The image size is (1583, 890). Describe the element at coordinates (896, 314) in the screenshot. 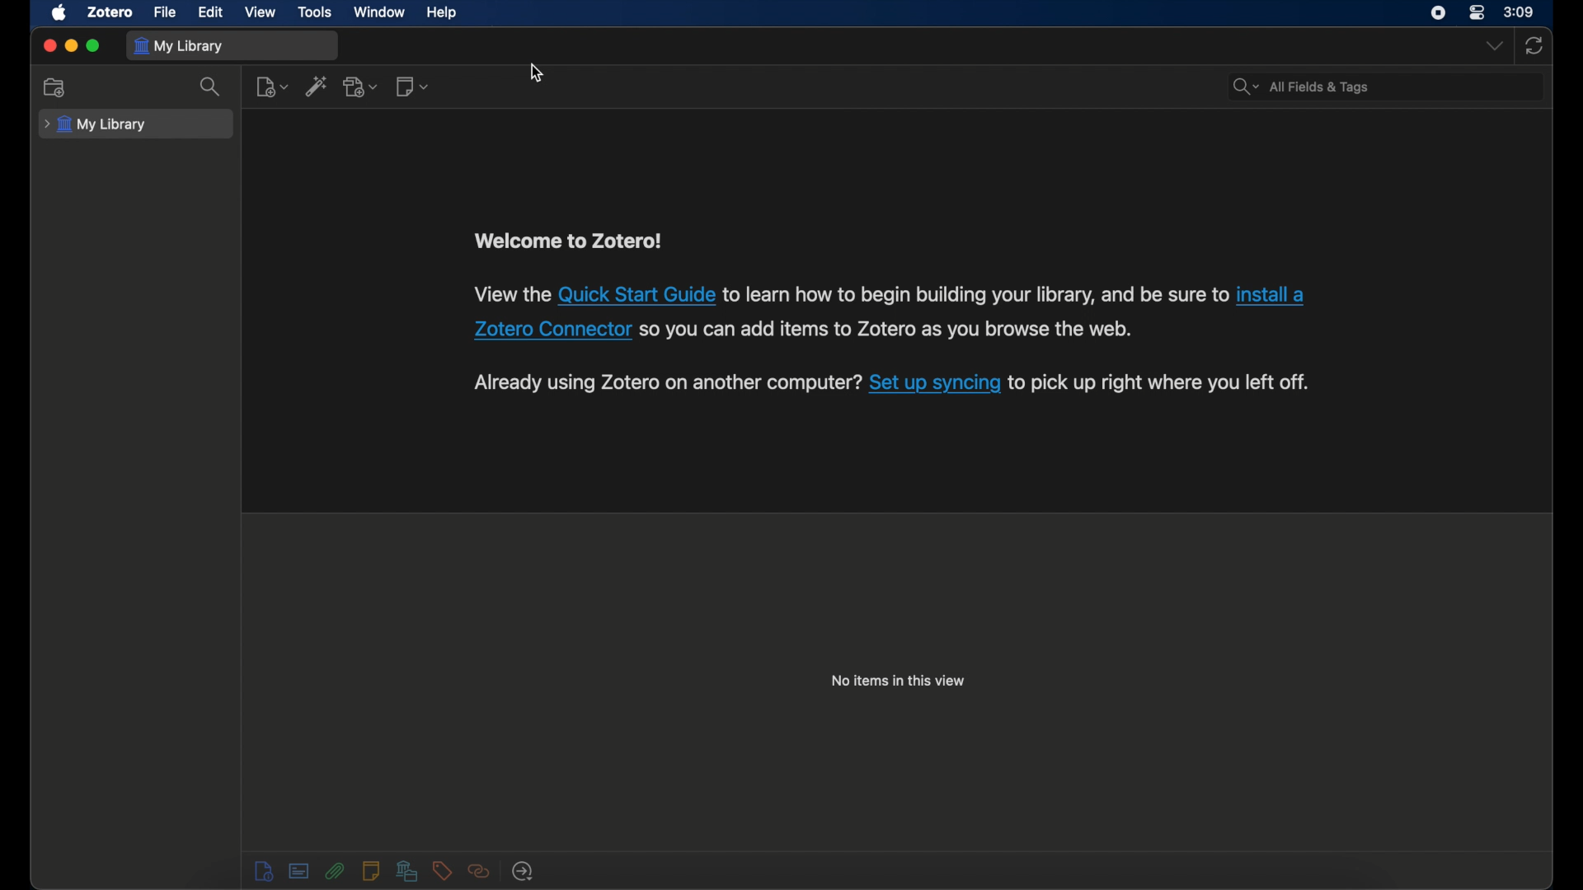

I see `info` at that location.